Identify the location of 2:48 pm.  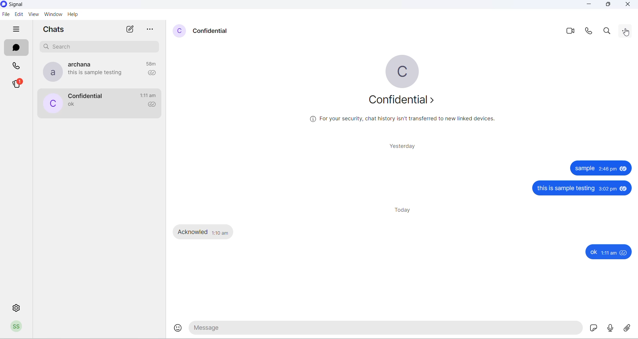
(608, 169).